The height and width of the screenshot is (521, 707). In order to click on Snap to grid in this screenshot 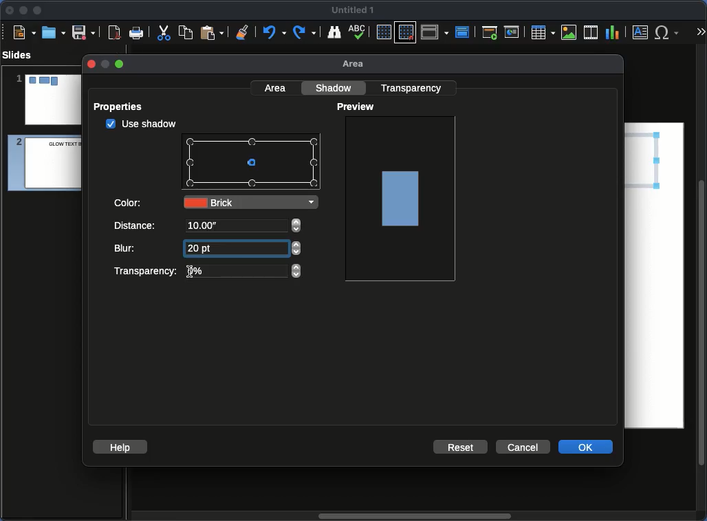, I will do `click(407, 32)`.